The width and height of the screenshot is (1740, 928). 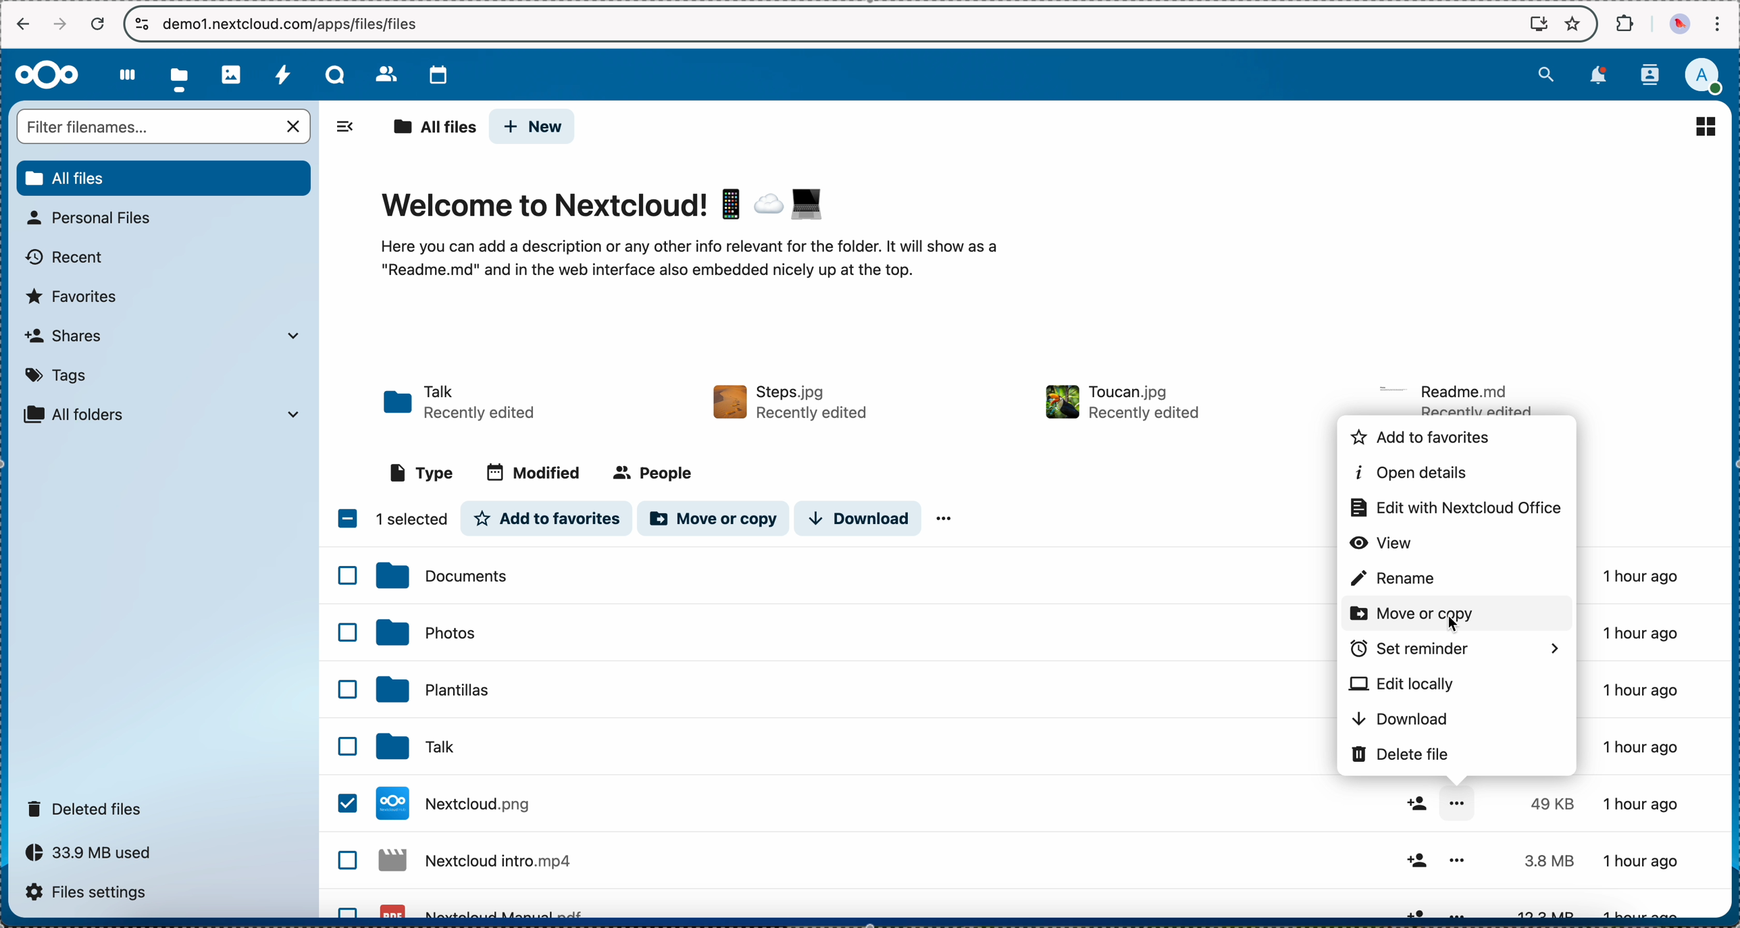 What do you see at coordinates (1122, 403) in the screenshot?
I see `file` at bounding box center [1122, 403].